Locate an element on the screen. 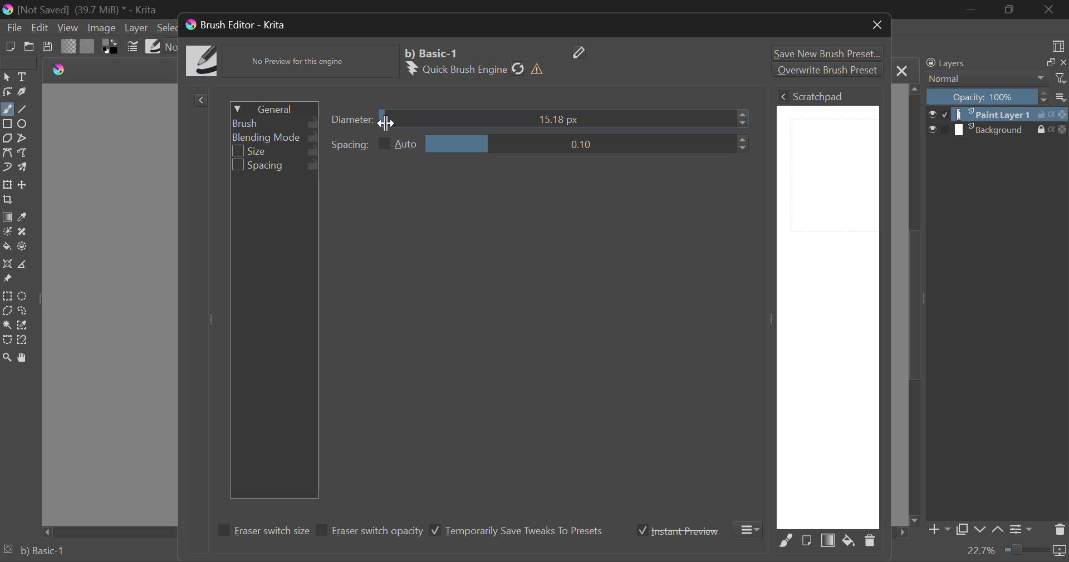  Colors in Use is located at coordinates (111, 46).